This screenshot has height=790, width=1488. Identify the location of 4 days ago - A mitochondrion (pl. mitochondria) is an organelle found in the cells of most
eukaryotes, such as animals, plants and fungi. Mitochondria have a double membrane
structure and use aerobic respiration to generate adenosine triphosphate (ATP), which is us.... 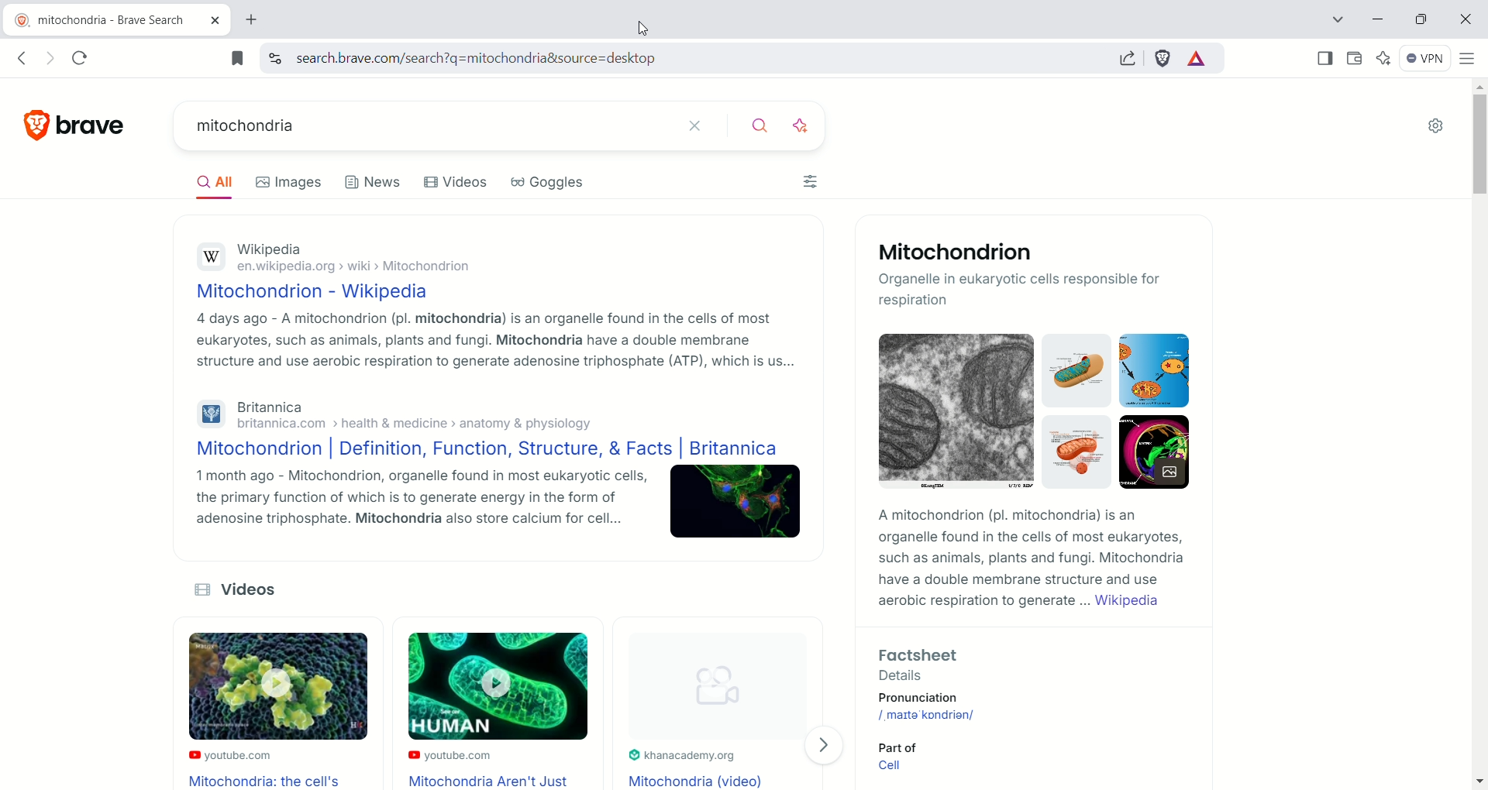
(491, 342).